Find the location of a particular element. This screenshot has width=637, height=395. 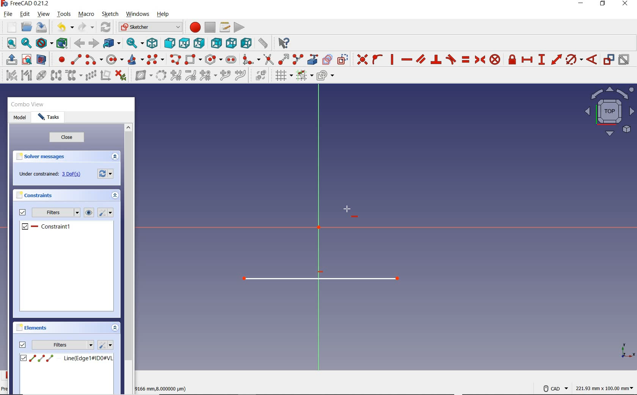

MODIFY KNOT MULTIPLICITY is located at coordinates (207, 75).